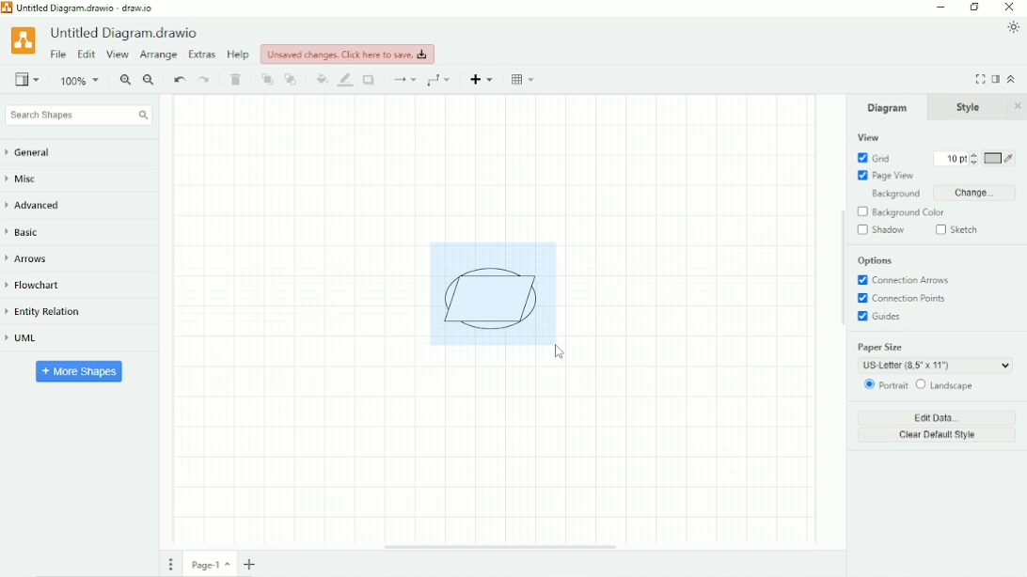 Image resolution: width=1027 pixels, height=577 pixels. Describe the element at coordinates (86, 55) in the screenshot. I see `Edit` at that location.